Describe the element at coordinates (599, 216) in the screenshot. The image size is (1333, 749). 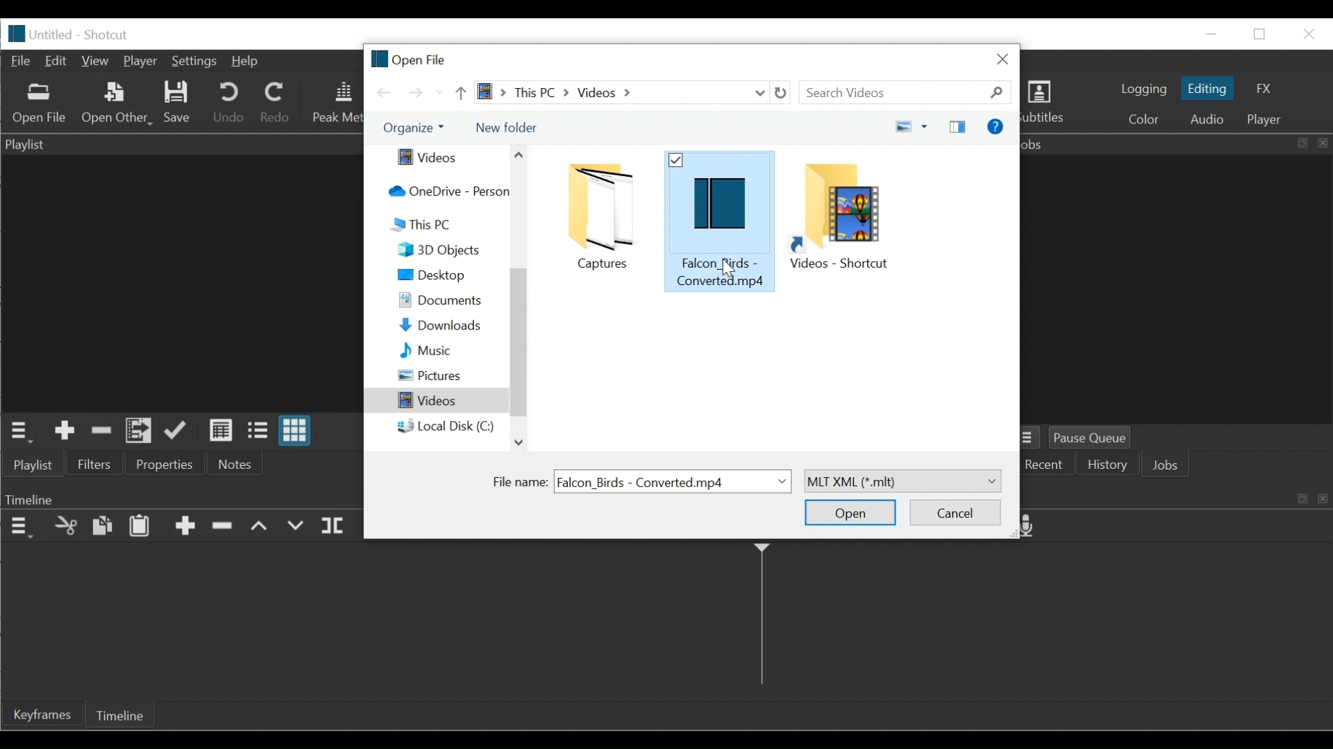
I see `captures` at that location.